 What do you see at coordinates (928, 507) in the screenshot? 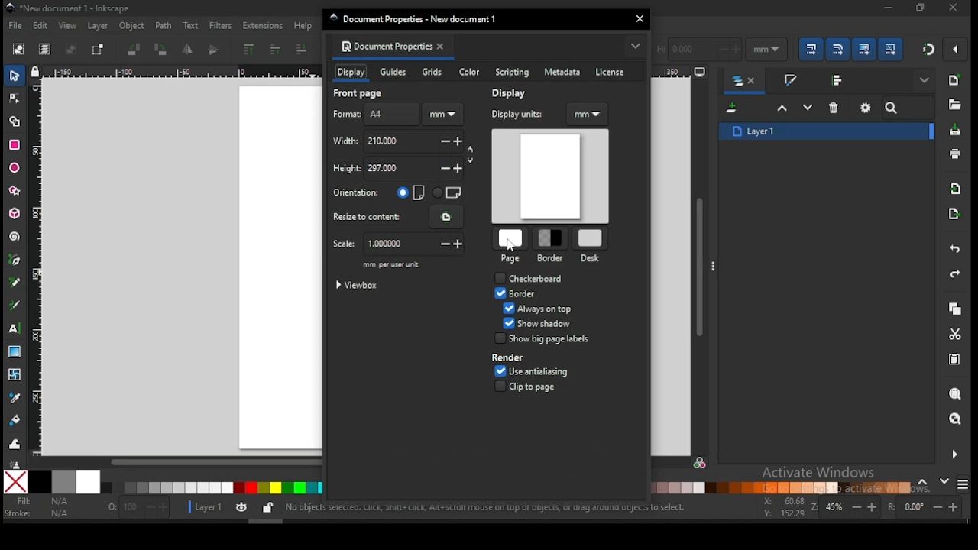
I see `rotation` at bounding box center [928, 507].